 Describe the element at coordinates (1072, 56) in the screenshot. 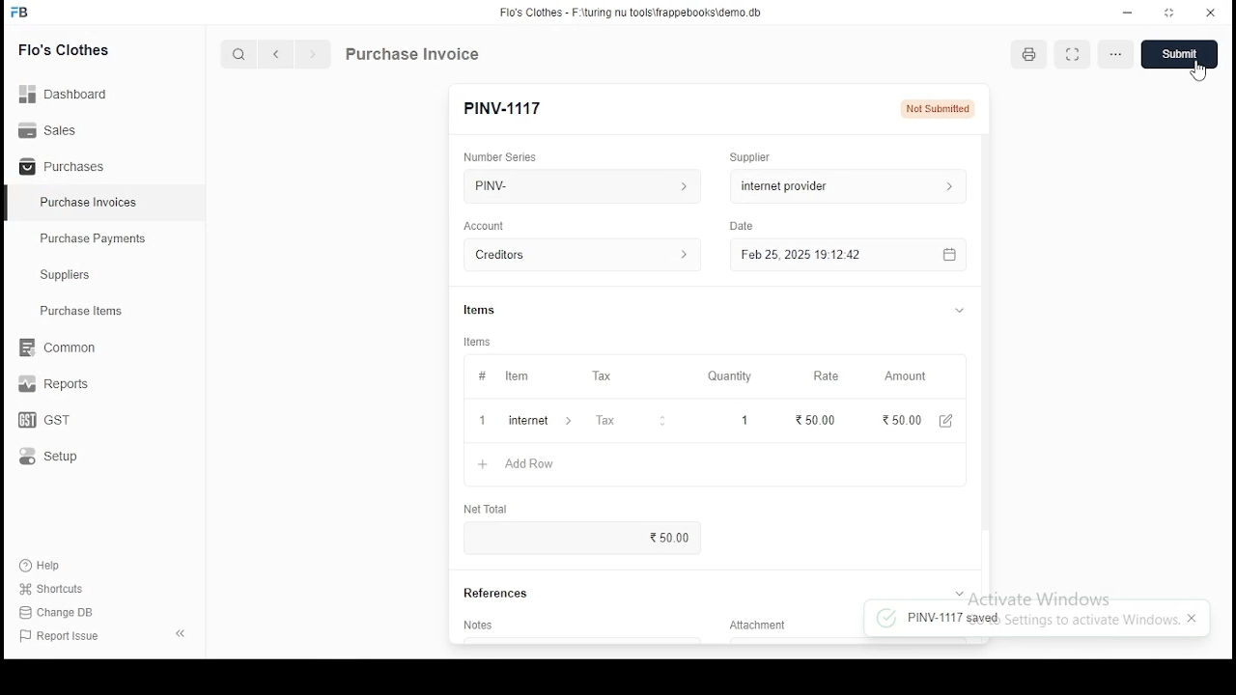

I see `toggle between form and fullscreen` at that location.